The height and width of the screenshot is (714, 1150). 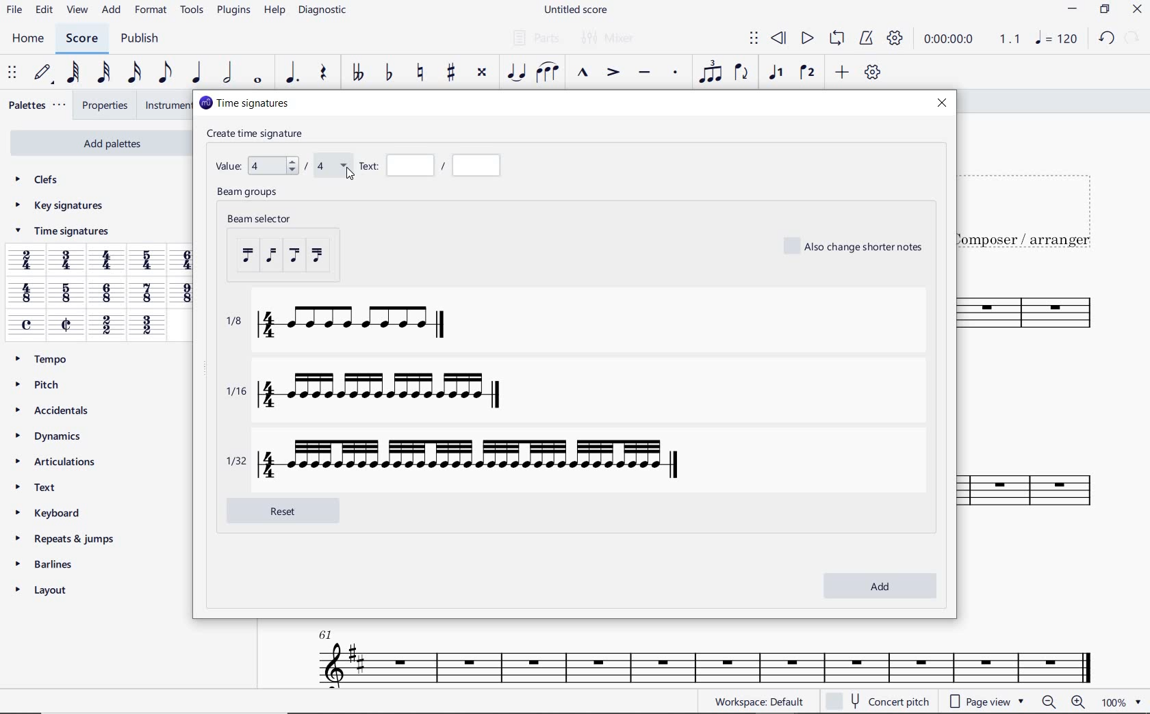 What do you see at coordinates (984, 702) in the screenshot?
I see `PAGE VIEW` at bounding box center [984, 702].